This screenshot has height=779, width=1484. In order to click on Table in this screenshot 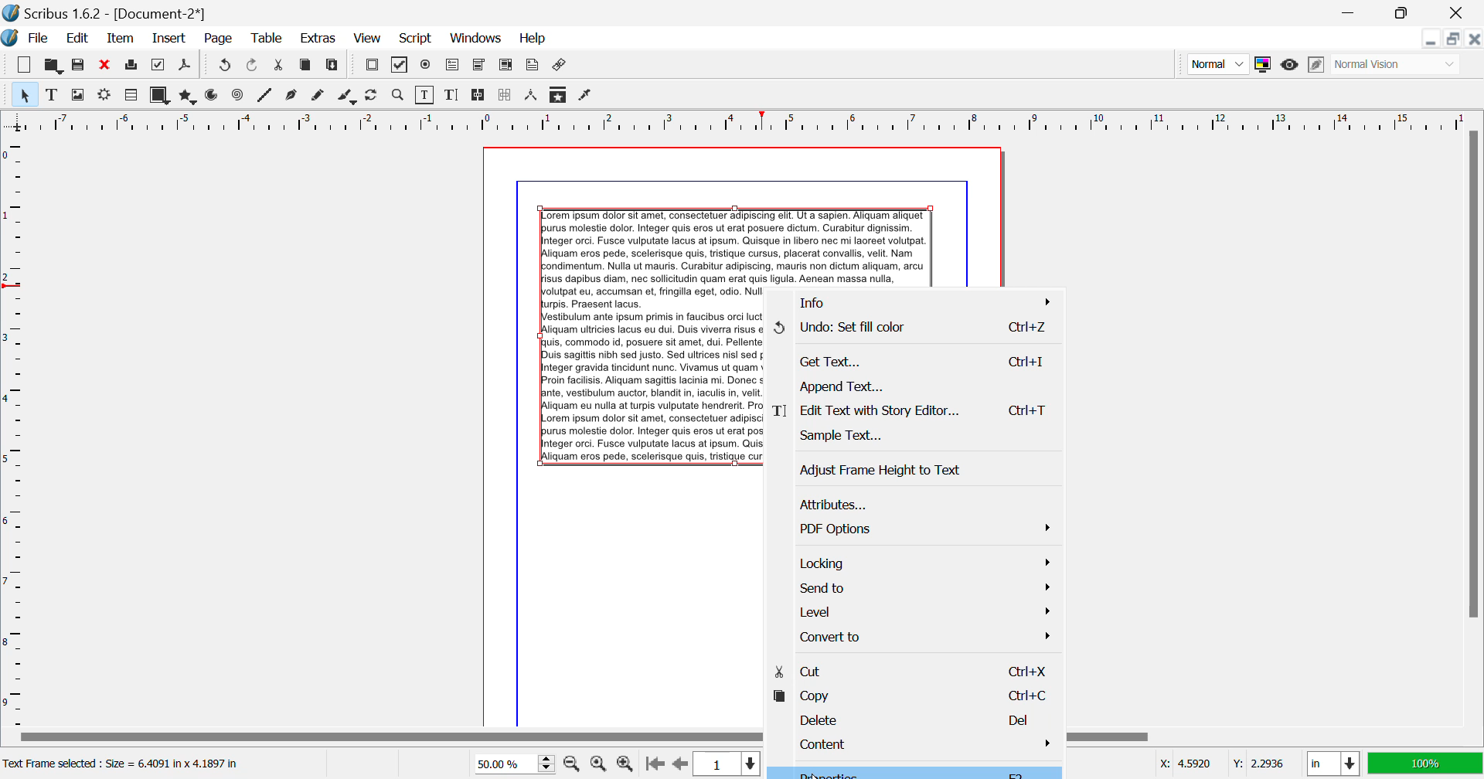, I will do `click(268, 39)`.